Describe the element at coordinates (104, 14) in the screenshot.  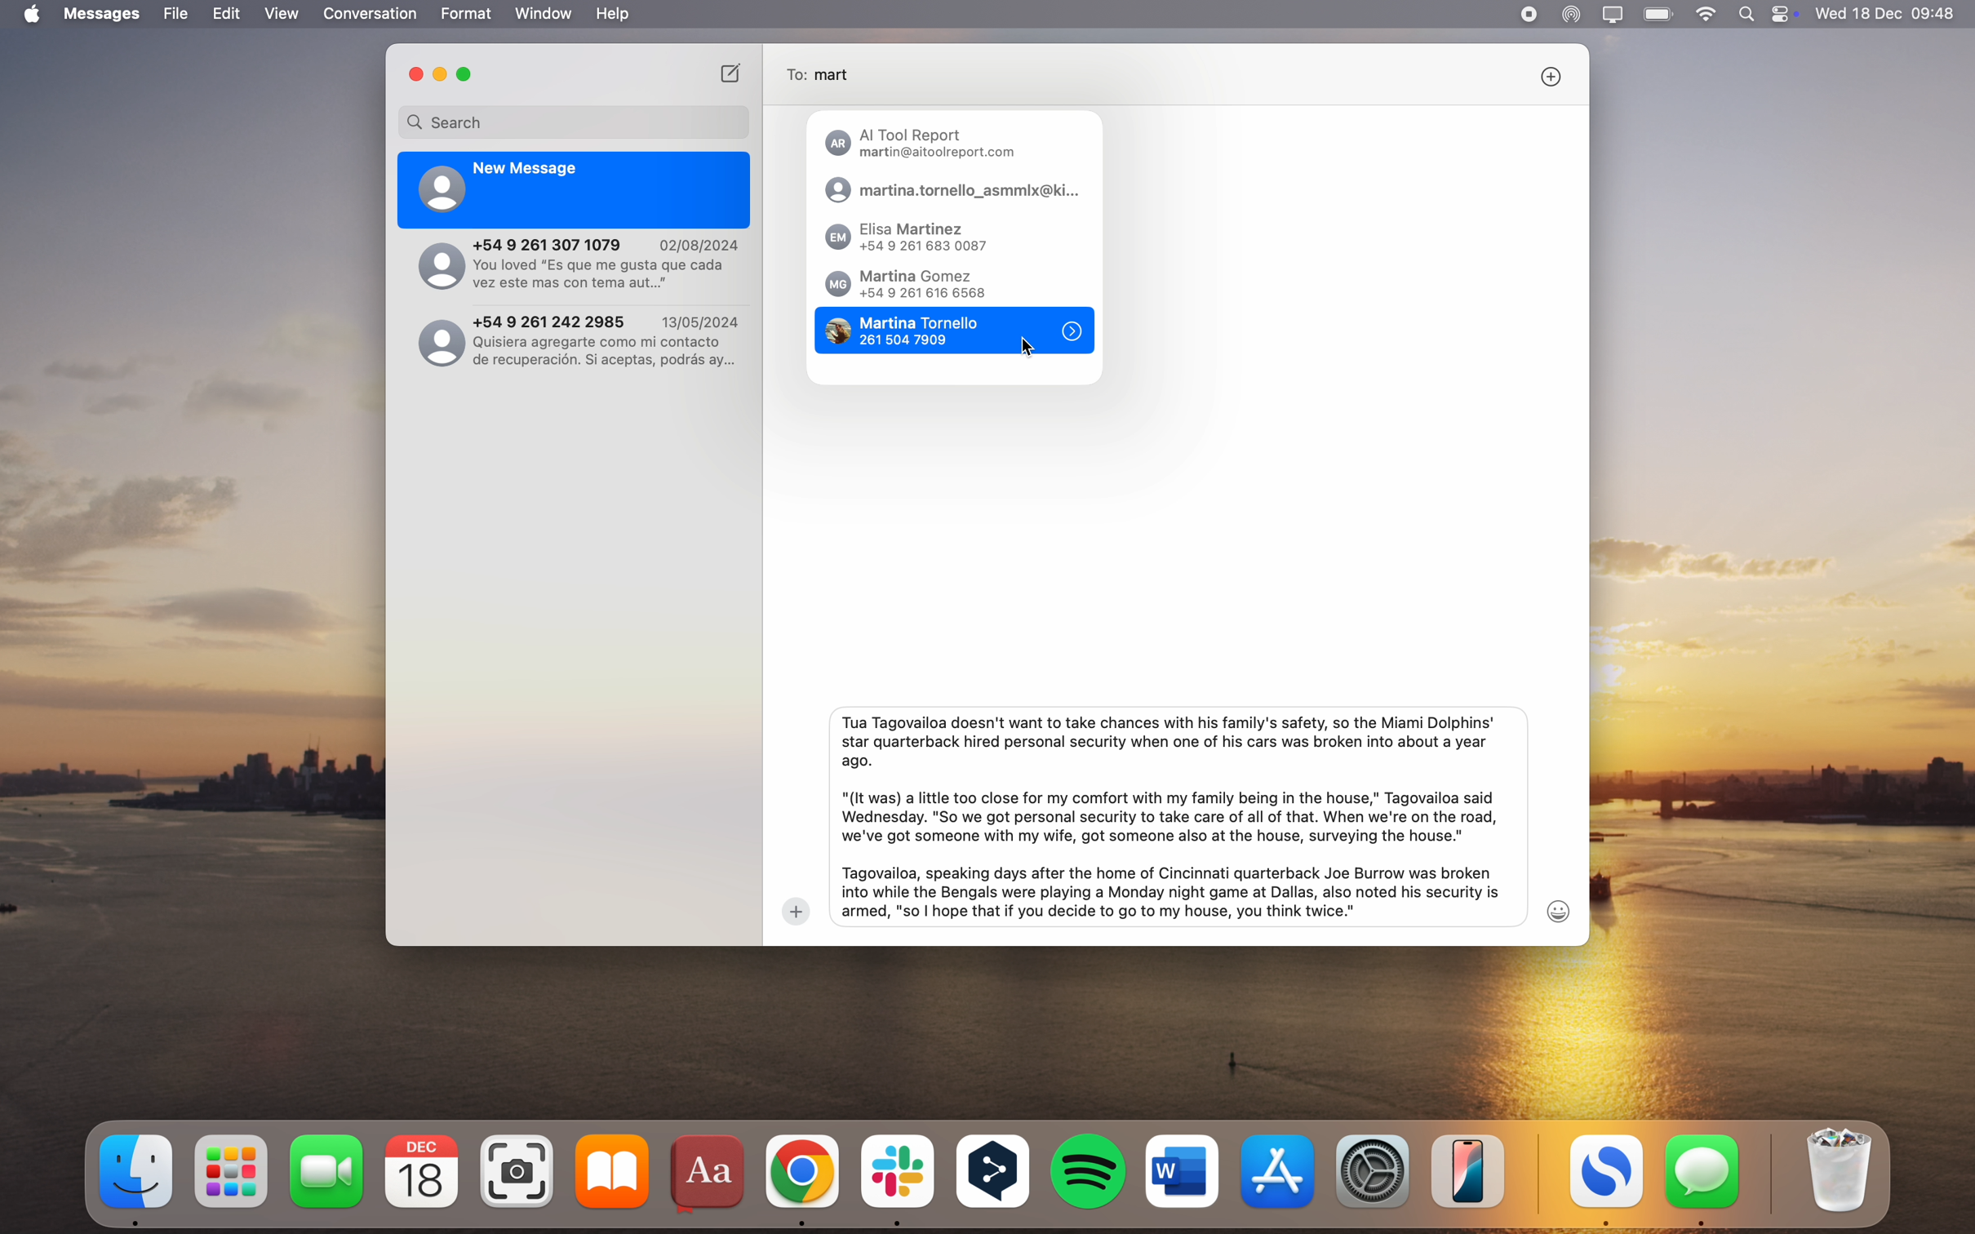
I see `messages` at that location.